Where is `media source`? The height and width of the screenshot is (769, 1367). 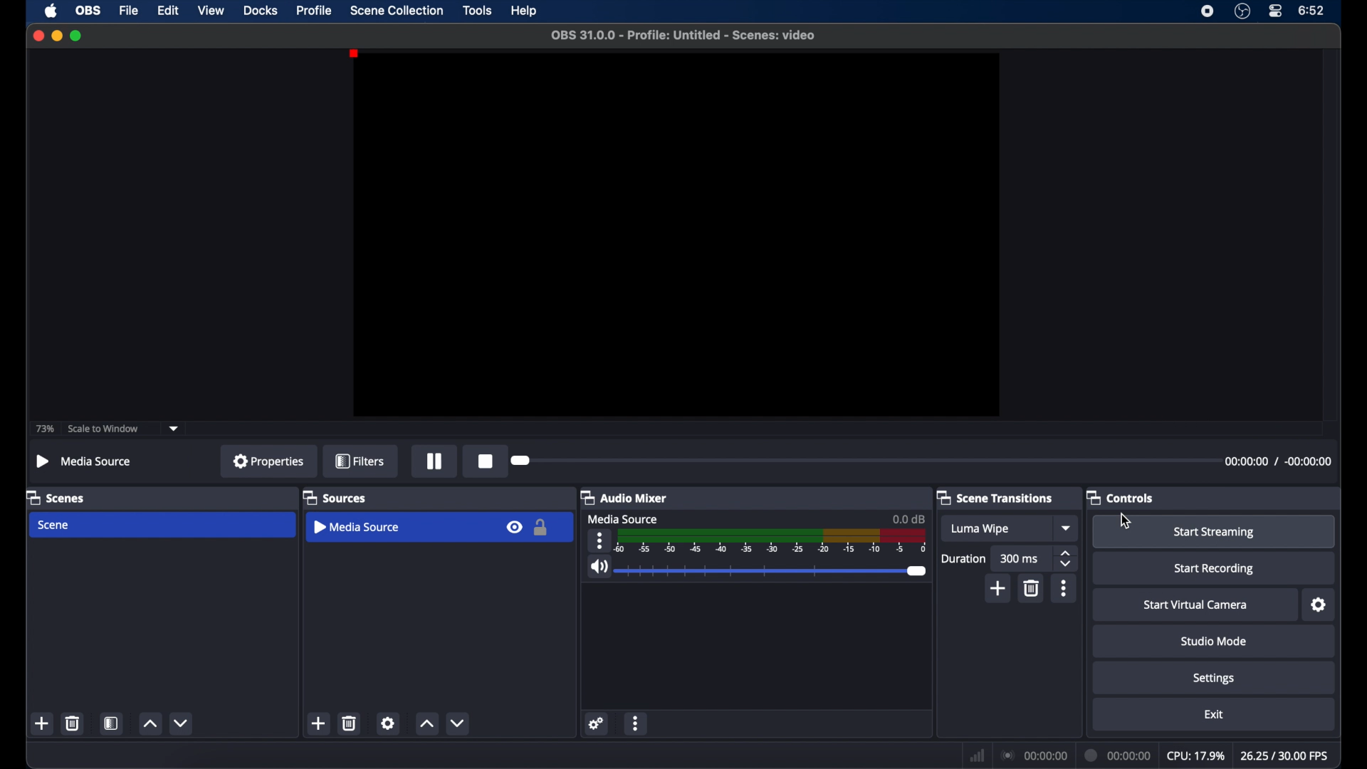
media source is located at coordinates (356, 526).